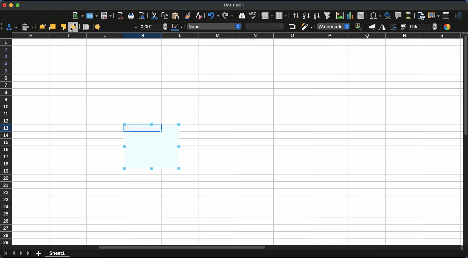 This screenshot has width=468, height=258. What do you see at coordinates (388, 16) in the screenshot?
I see `hyperlink` at bounding box center [388, 16].